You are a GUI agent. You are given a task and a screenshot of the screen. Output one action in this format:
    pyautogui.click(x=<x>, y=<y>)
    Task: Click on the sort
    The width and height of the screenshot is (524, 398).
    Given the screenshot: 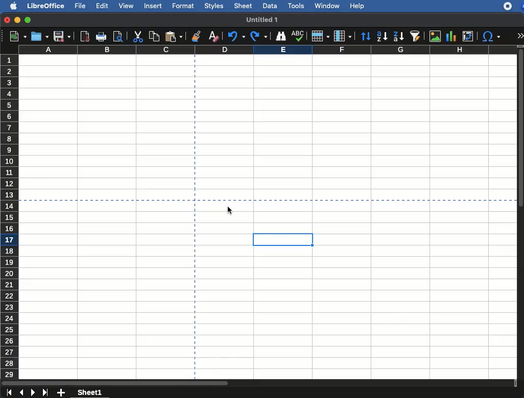 What is the action you would take?
    pyautogui.click(x=366, y=36)
    